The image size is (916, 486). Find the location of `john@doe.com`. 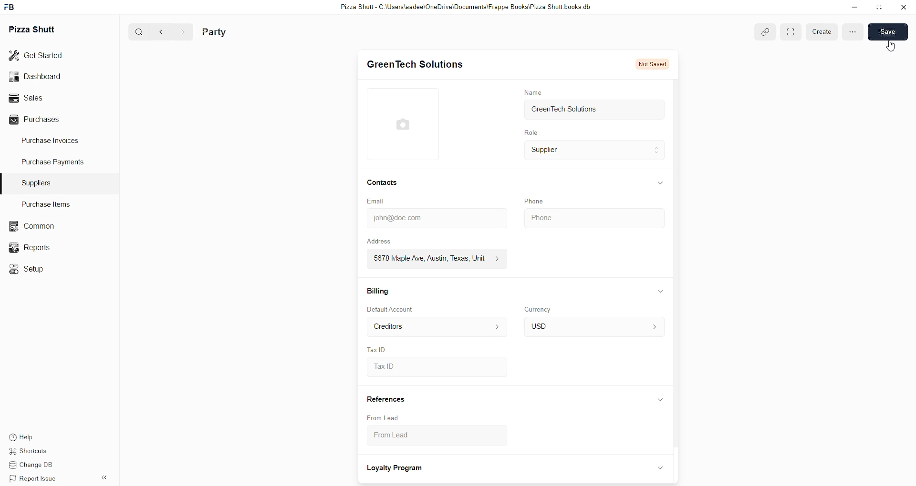

john@doe.com is located at coordinates (435, 218).